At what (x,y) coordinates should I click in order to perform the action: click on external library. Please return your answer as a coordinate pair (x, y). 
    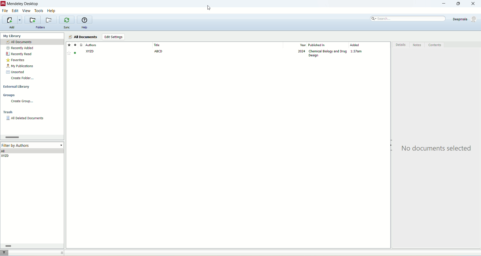
    Looking at the image, I should click on (17, 86).